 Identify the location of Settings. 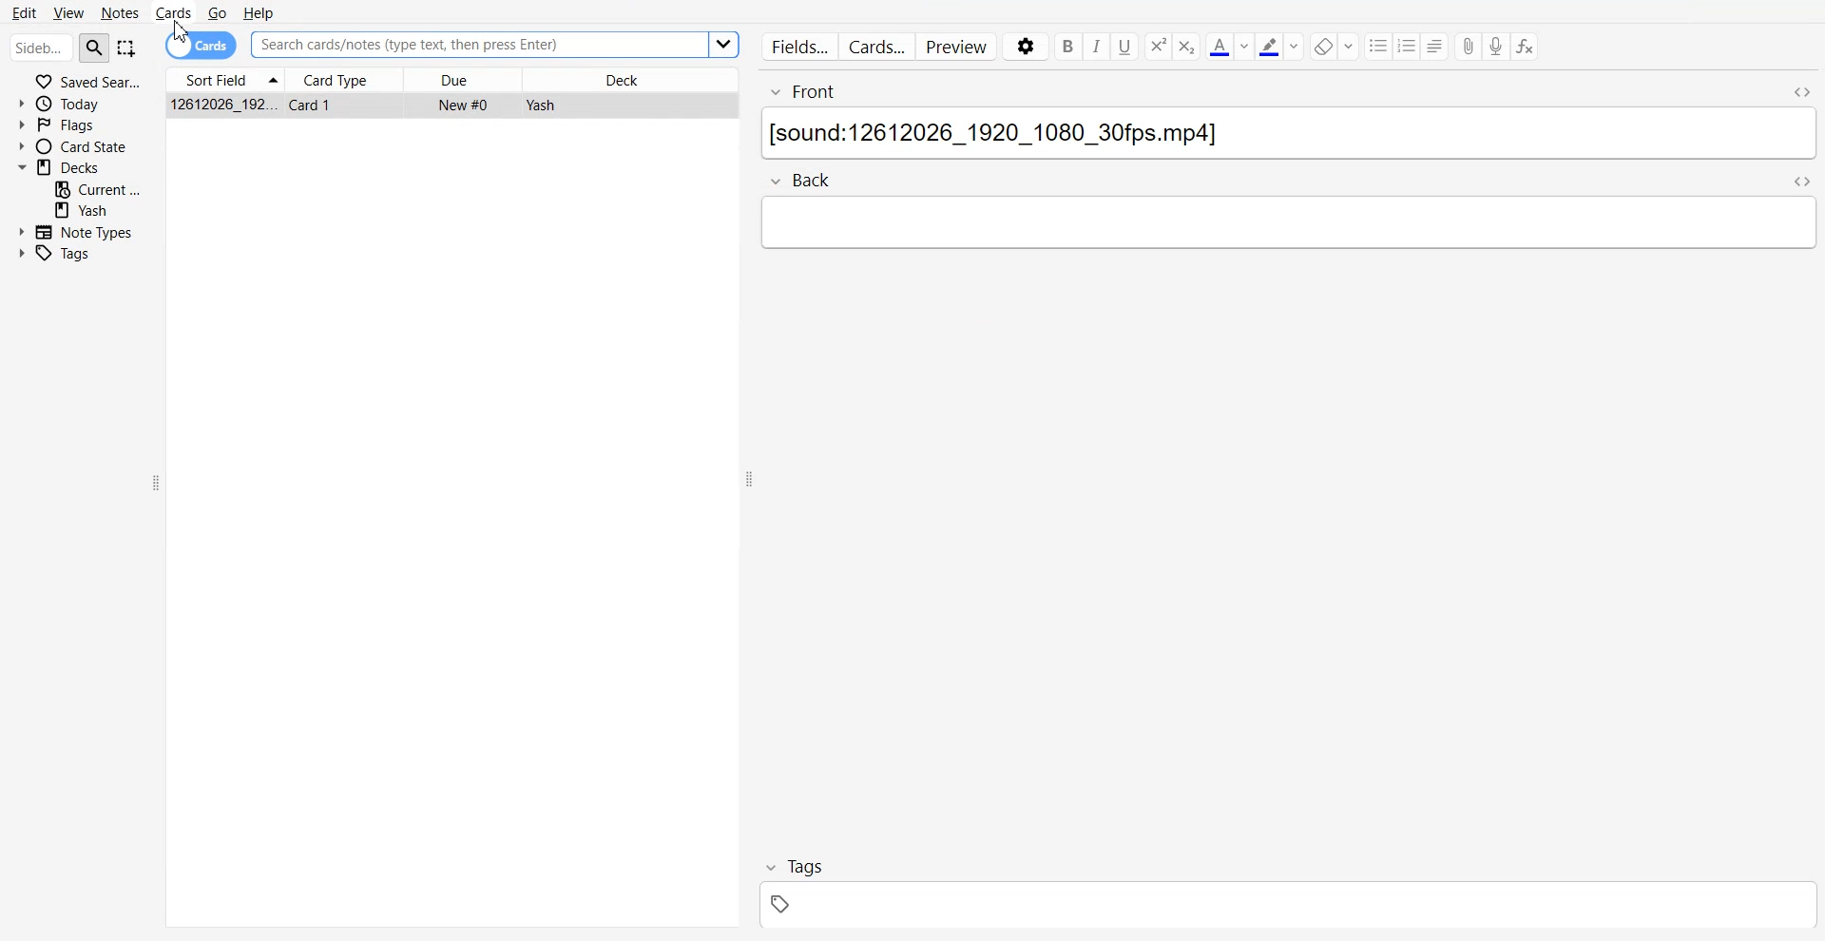
(1024, 48).